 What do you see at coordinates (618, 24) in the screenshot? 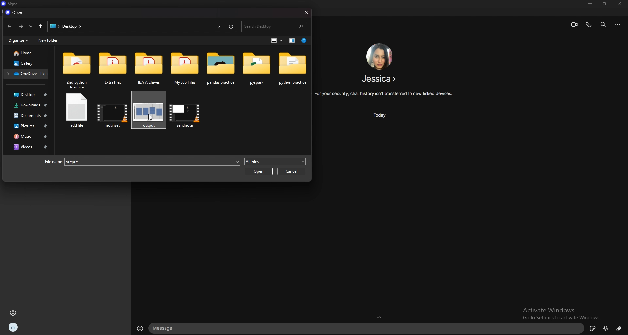
I see `options` at bounding box center [618, 24].